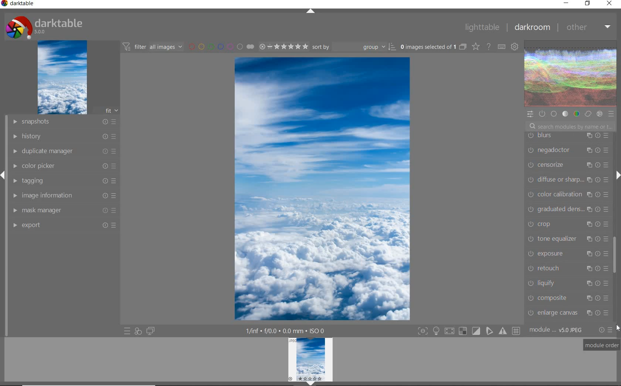  I want to click on retouch, so click(567, 268).